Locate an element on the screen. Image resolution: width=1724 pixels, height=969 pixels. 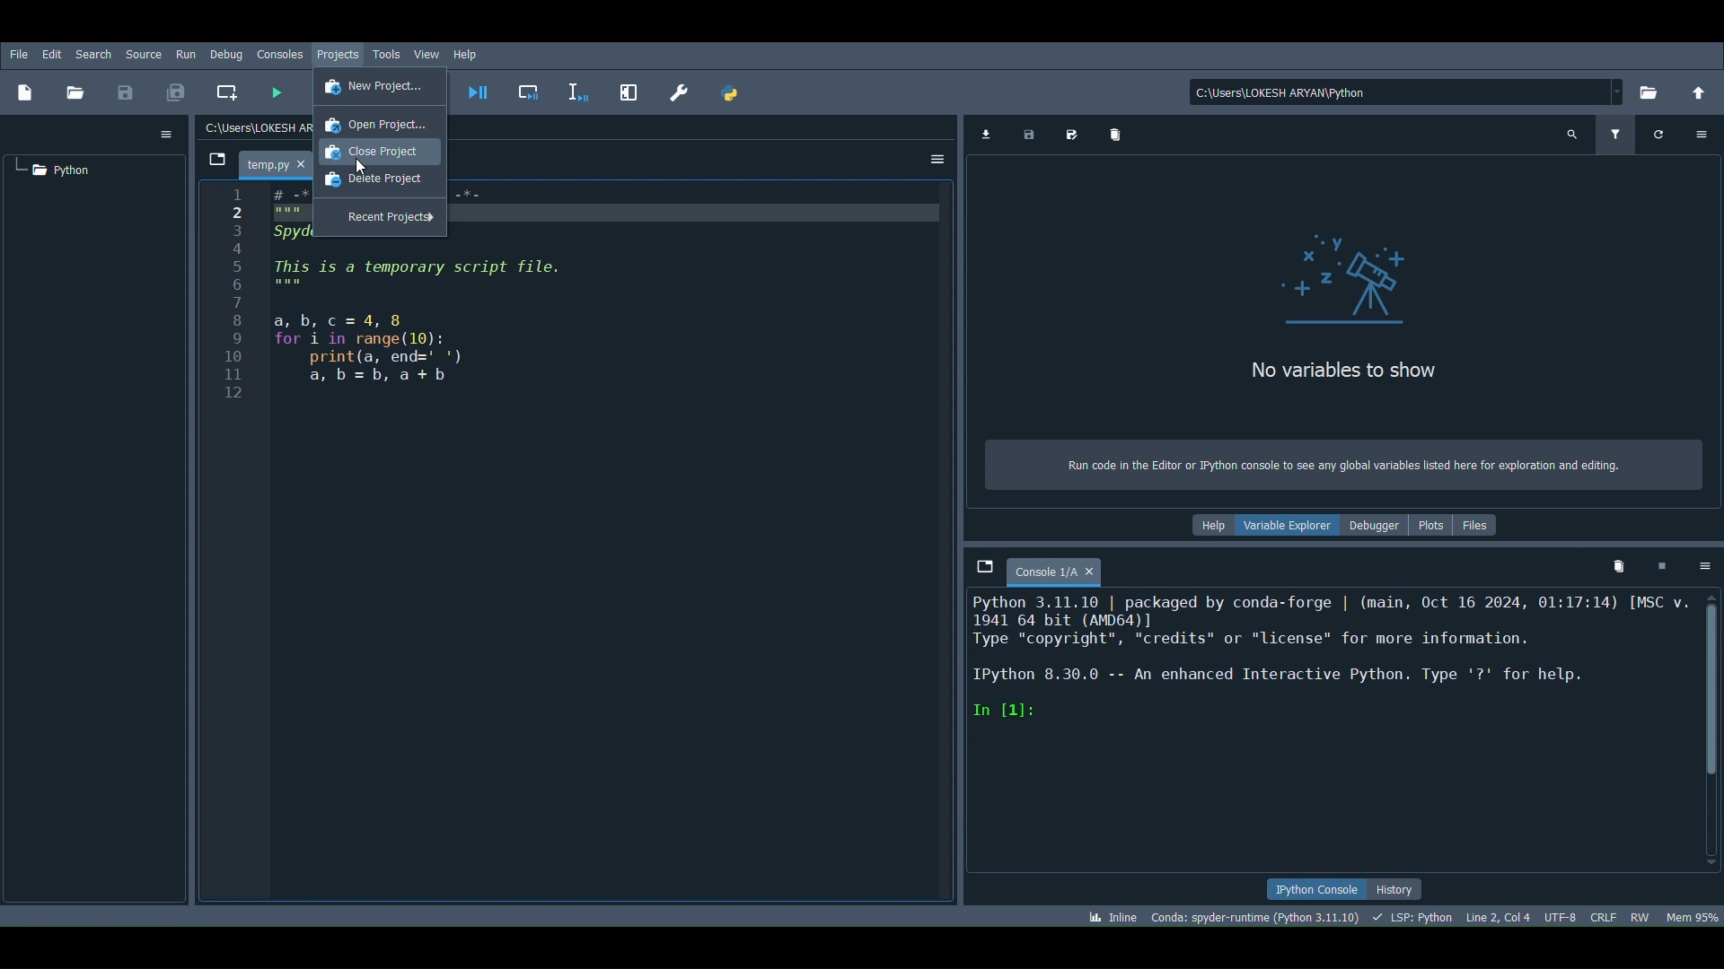
New file (Ctrl + N) is located at coordinates (29, 90).